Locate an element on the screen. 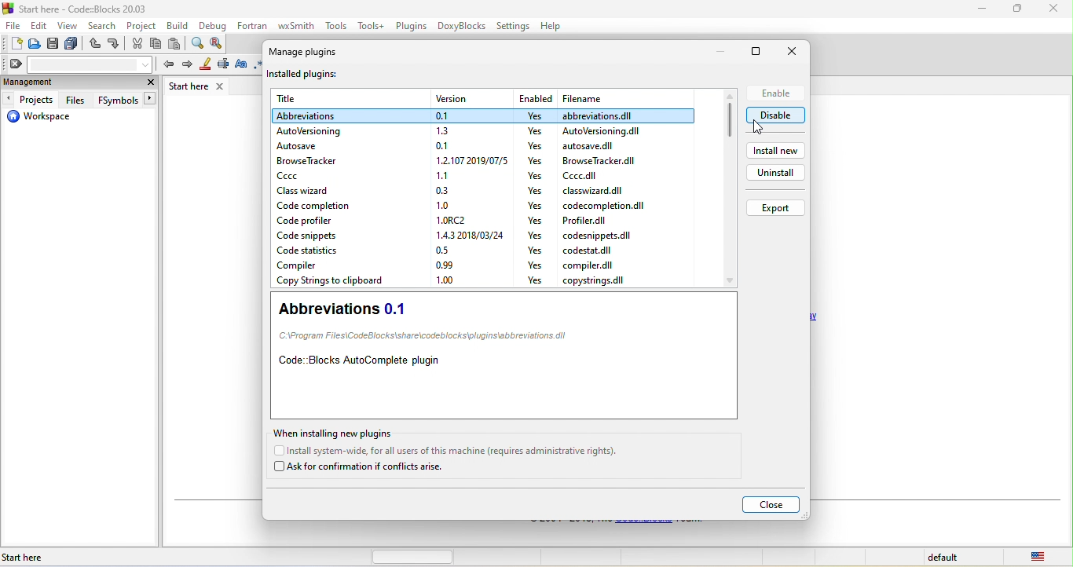 The image size is (1073, 567). copy strings to clipboard is located at coordinates (330, 282).